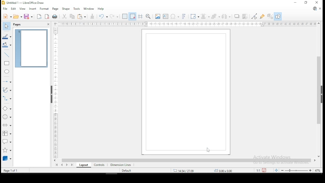 This screenshot has height=183, width=325. What do you see at coordinates (226, 17) in the screenshot?
I see `select at least three objects to distribute` at bounding box center [226, 17].